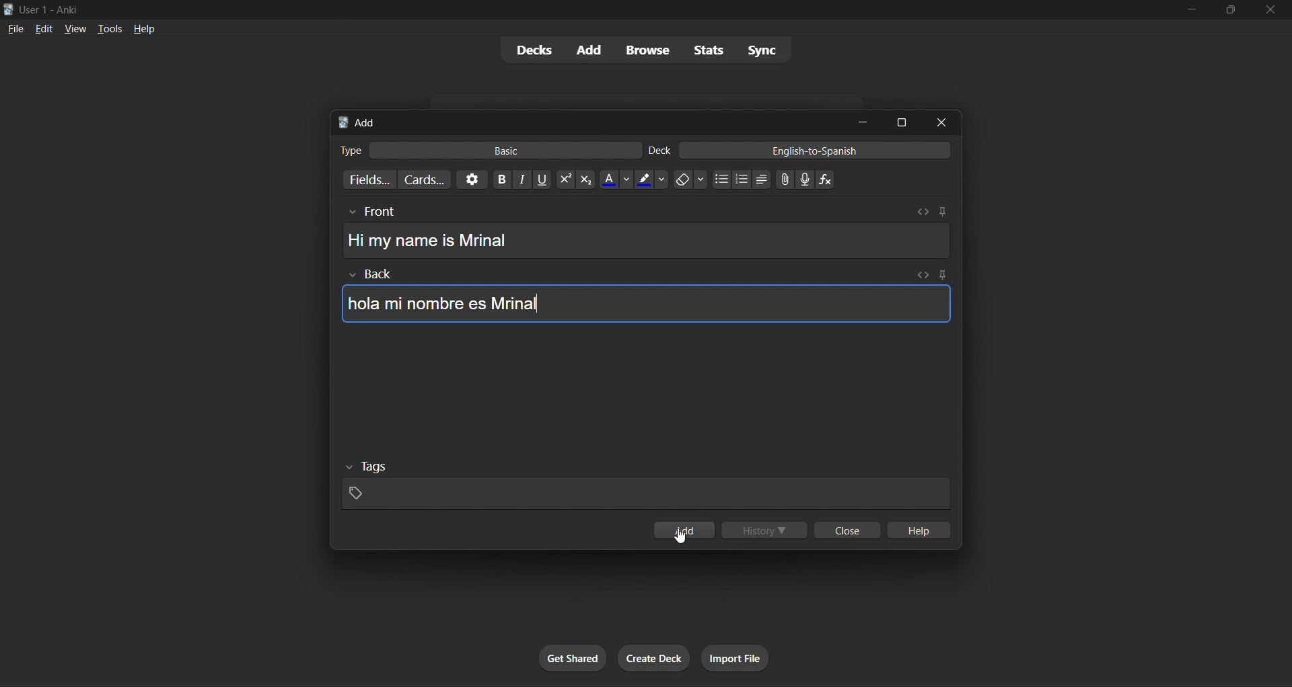 The width and height of the screenshot is (1292, 687). What do you see at coordinates (762, 50) in the screenshot?
I see `sync` at bounding box center [762, 50].